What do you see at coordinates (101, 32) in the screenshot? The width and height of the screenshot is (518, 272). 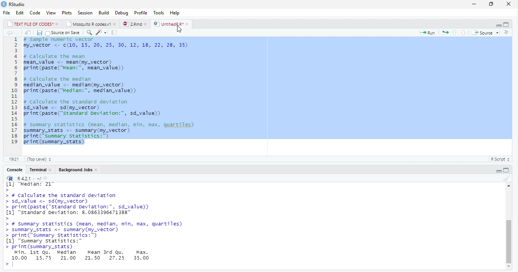 I see `code tools` at bounding box center [101, 32].